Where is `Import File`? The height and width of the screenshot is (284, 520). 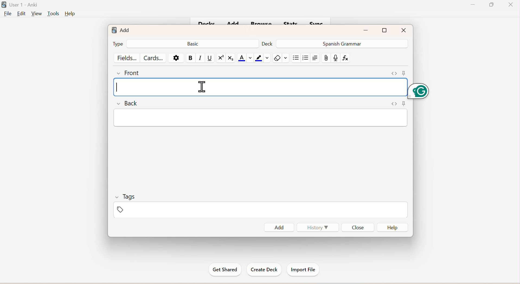
Import File is located at coordinates (303, 269).